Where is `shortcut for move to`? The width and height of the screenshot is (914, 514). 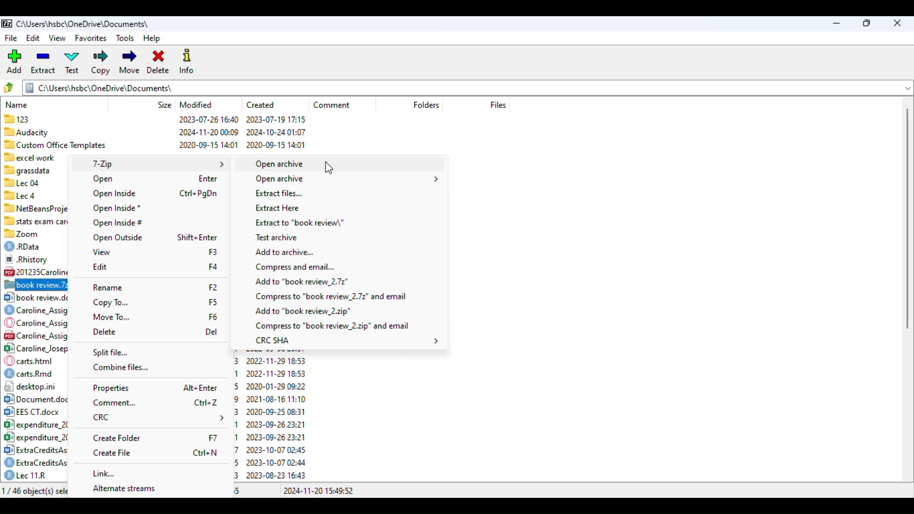
shortcut for move to is located at coordinates (212, 316).